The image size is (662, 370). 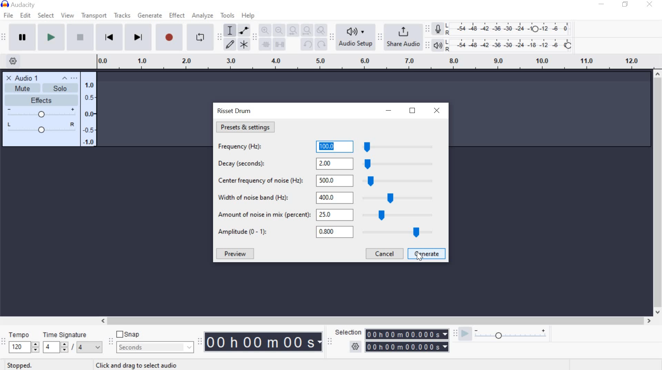 What do you see at coordinates (244, 44) in the screenshot?
I see `Multi-Tool` at bounding box center [244, 44].